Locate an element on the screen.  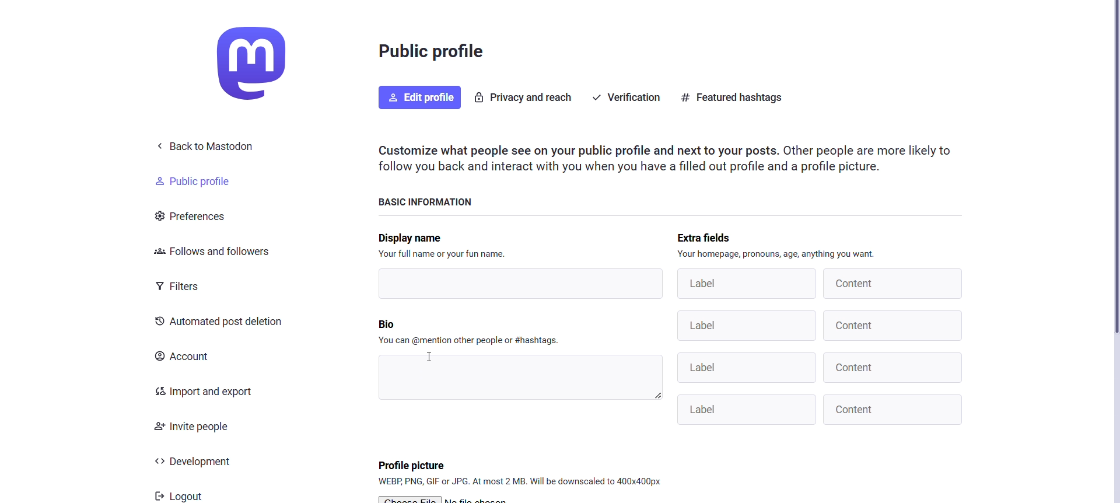
Display name
Your full name or your fun name. is located at coordinates (447, 246).